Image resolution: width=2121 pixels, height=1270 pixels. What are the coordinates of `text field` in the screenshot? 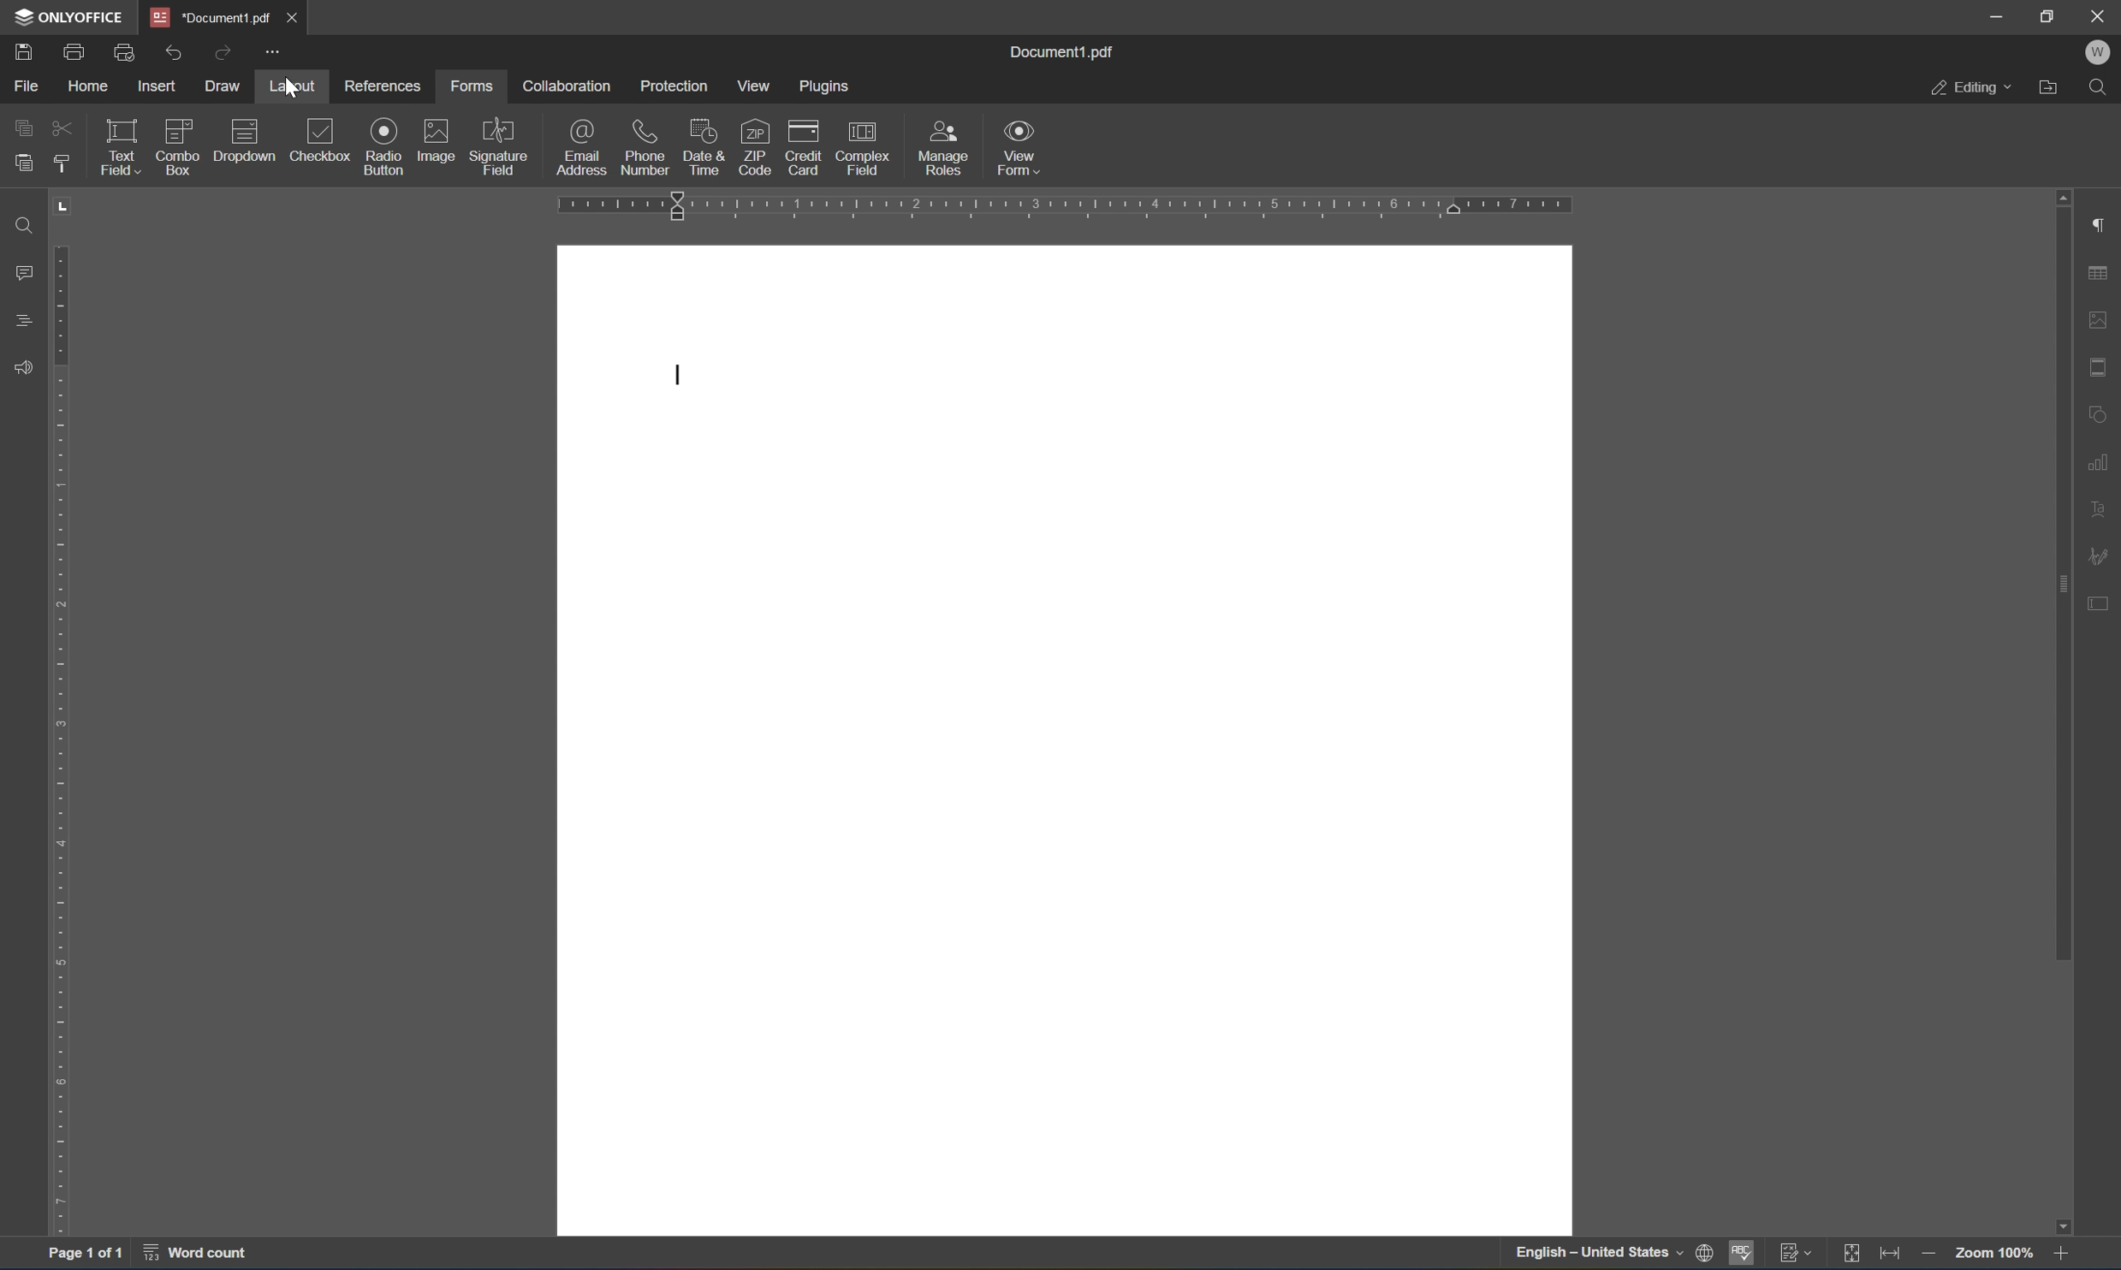 It's located at (120, 147).